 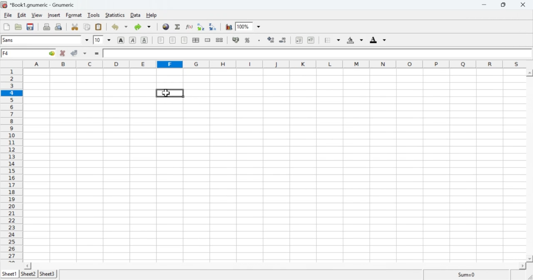 What do you see at coordinates (116, 27) in the screenshot?
I see `Undo` at bounding box center [116, 27].